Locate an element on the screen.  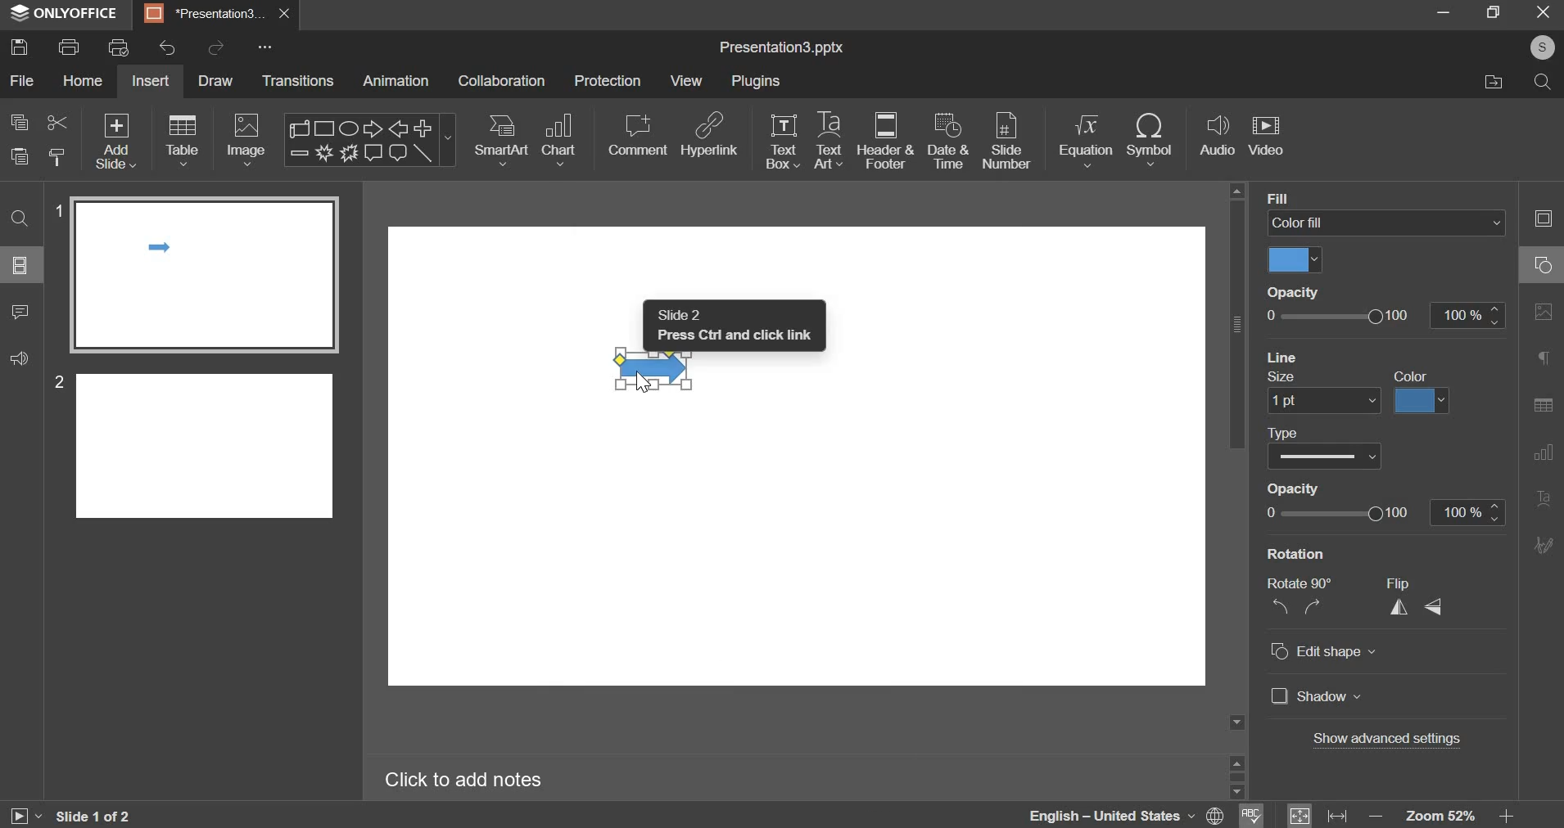
comment is located at coordinates (21, 313).